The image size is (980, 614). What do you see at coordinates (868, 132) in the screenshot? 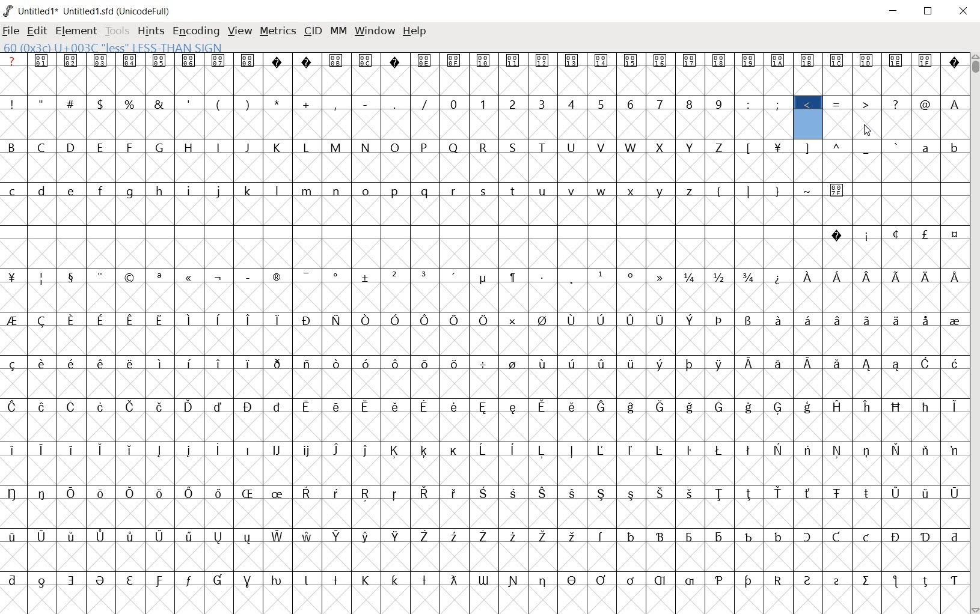
I see `cursor` at bounding box center [868, 132].